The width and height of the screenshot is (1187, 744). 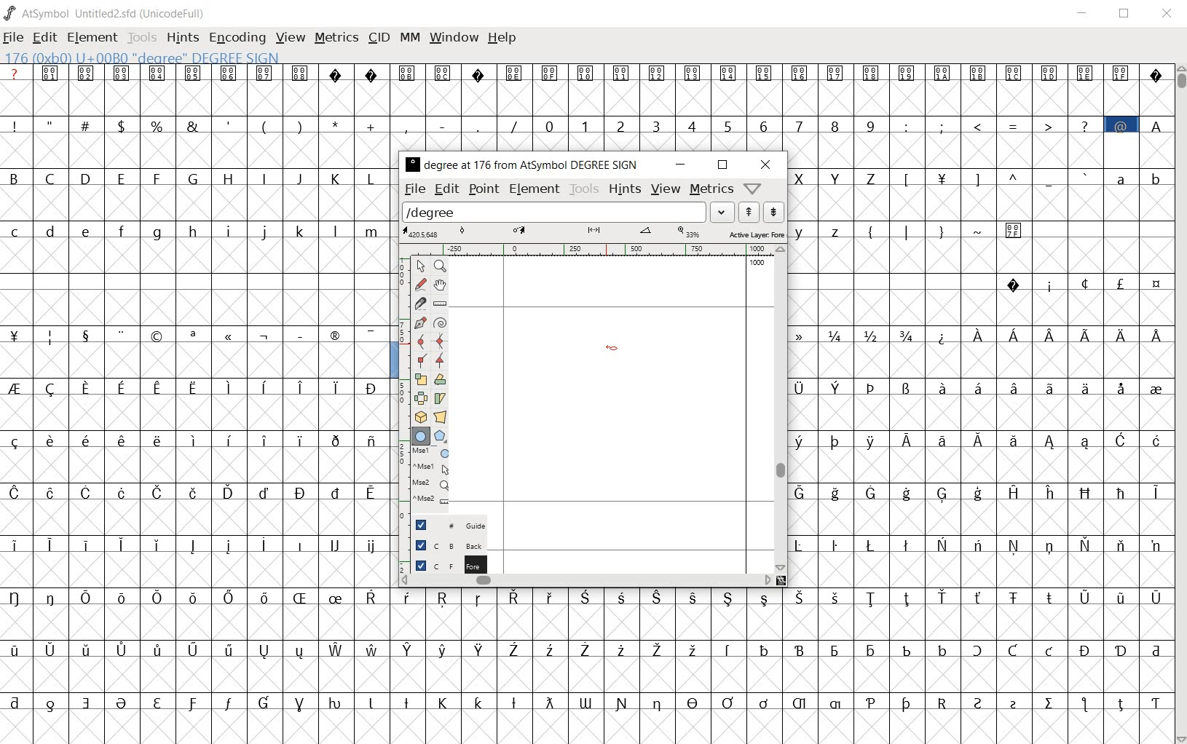 What do you see at coordinates (420, 284) in the screenshot?
I see `draw a freehand curve` at bounding box center [420, 284].